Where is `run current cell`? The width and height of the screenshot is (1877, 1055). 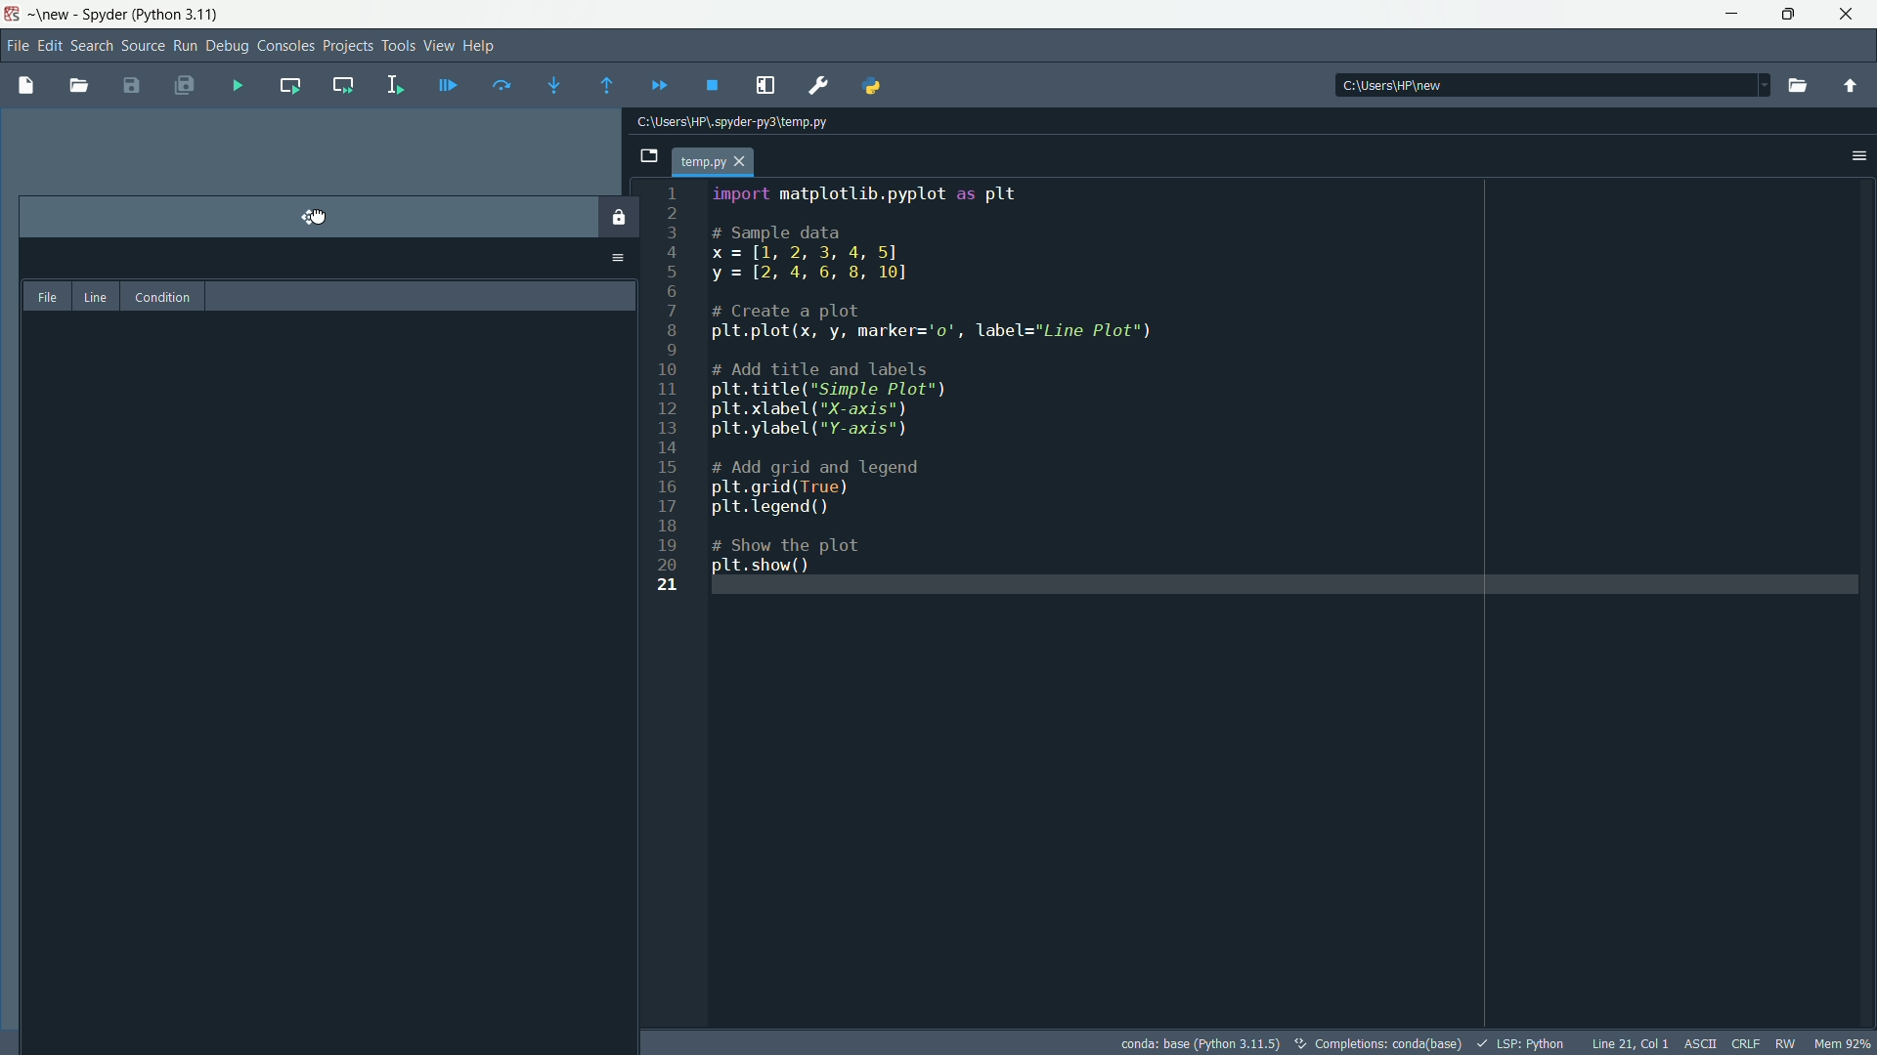 run current cell is located at coordinates (286, 85).